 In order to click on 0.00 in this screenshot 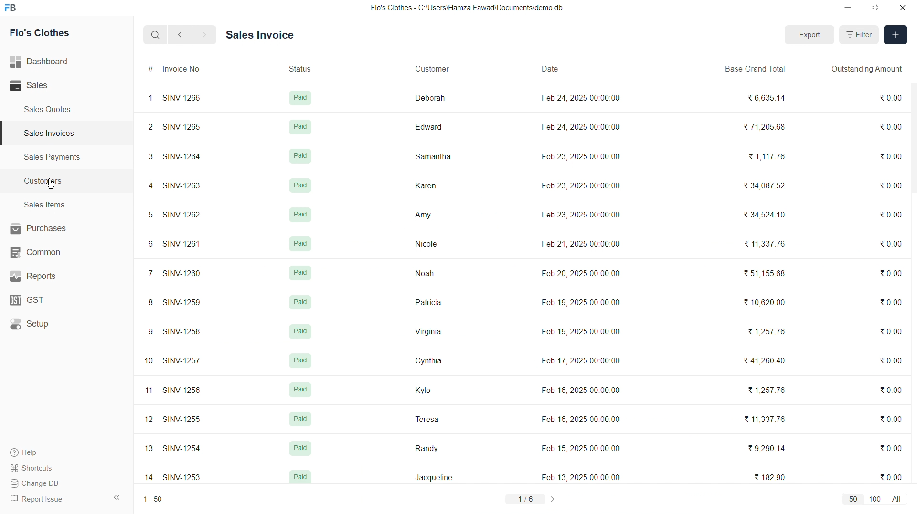, I will do `click(892, 359)`.